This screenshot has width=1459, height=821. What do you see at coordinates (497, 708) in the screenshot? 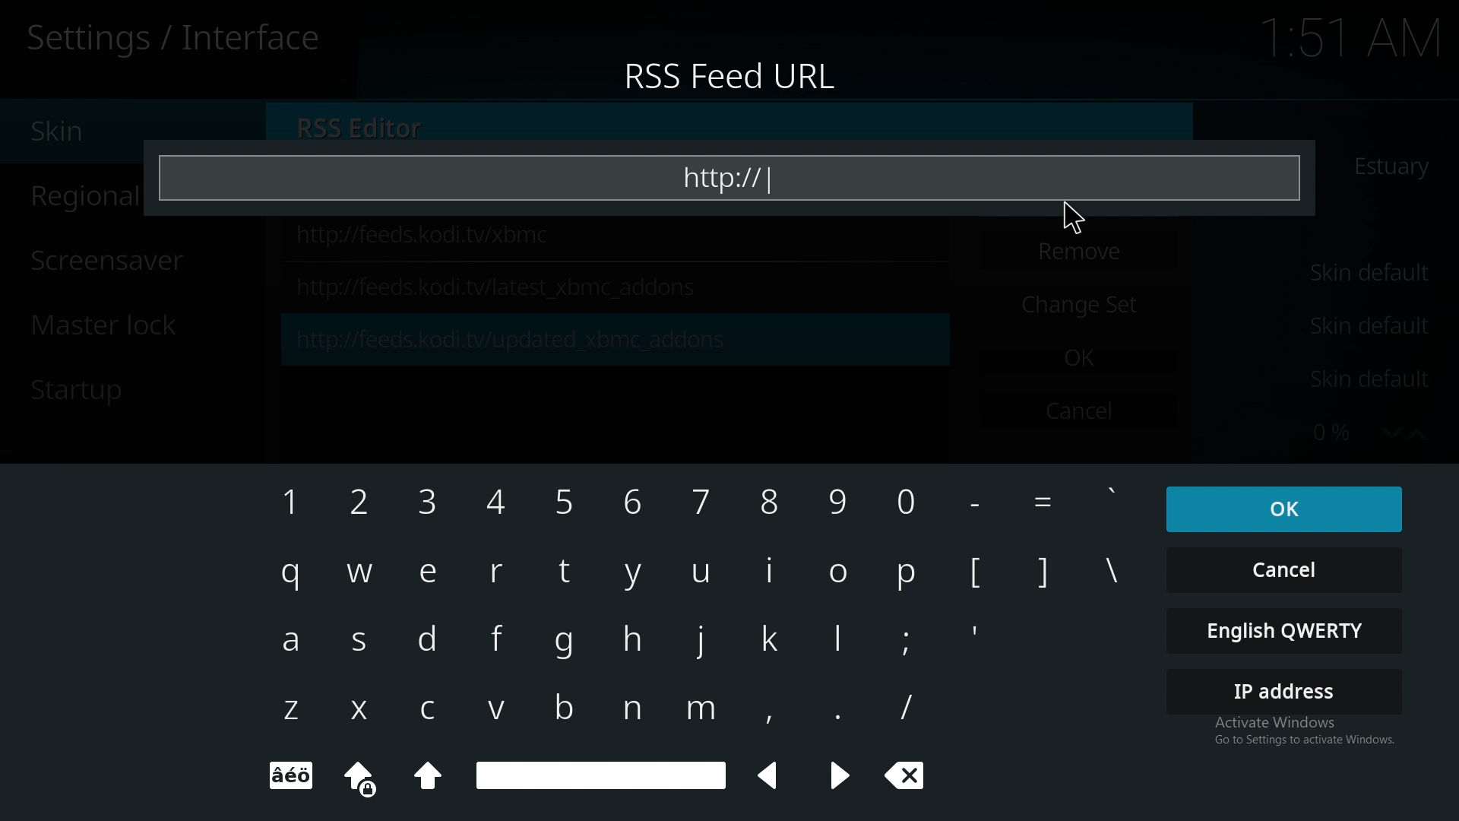
I see `v` at bounding box center [497, 708].